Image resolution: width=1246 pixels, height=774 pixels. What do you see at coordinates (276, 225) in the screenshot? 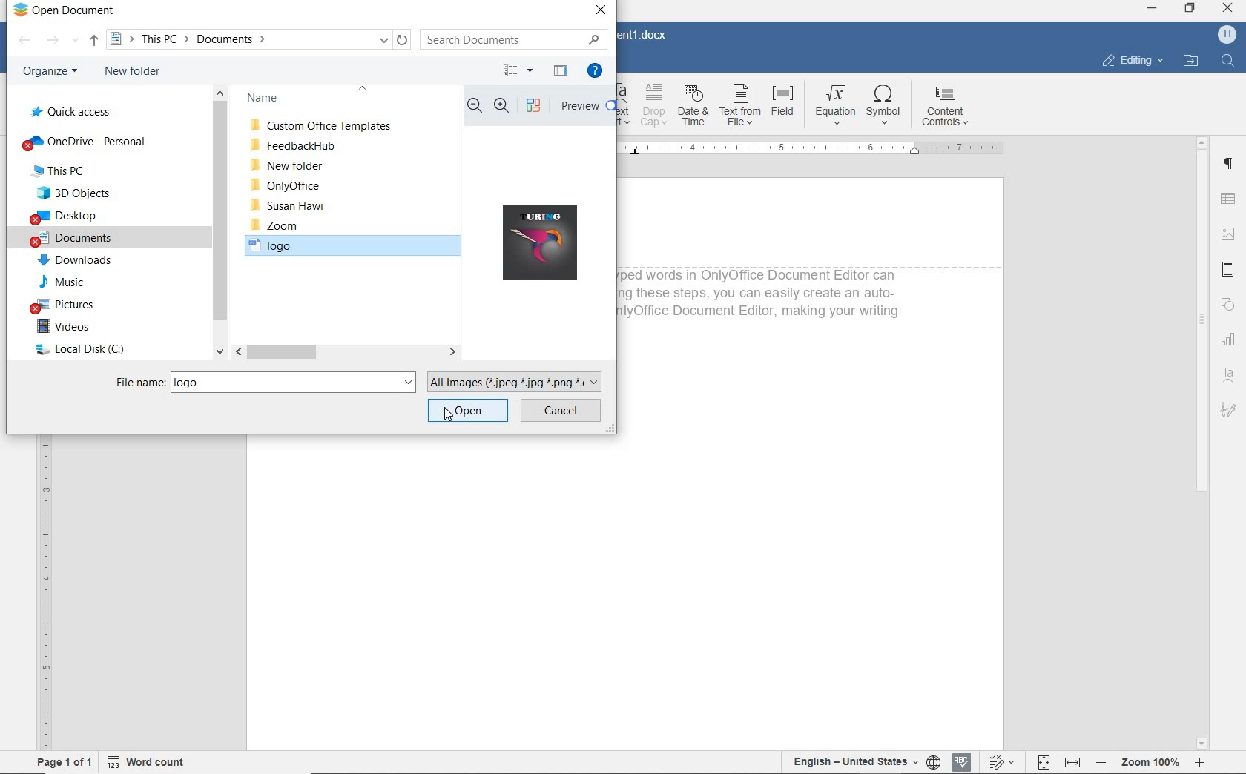
I see `Zoom` at bounding box center [276, 225].